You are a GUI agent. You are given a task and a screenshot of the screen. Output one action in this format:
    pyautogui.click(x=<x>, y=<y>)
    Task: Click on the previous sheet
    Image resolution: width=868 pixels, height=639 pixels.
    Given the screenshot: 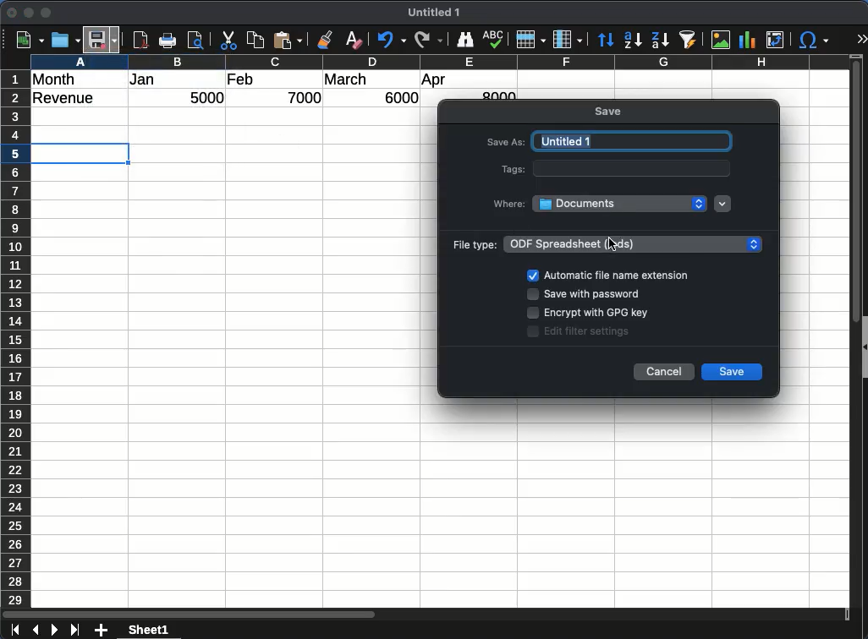 What is the action you would take?
    pyautogui.click(x=34, y=631)
    